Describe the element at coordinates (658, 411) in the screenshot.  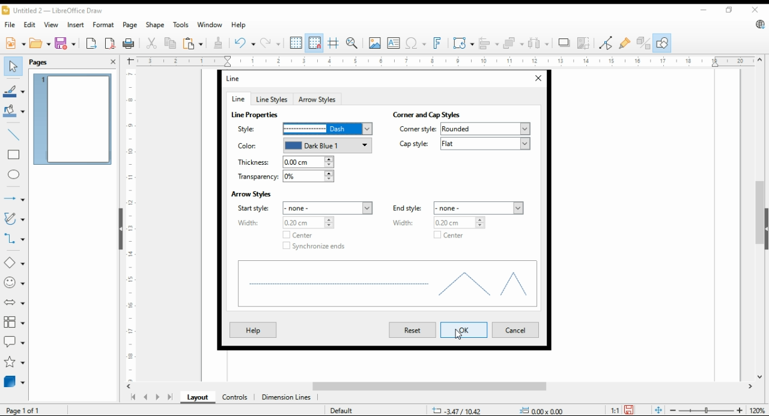
I see `fit page to window` at that location.